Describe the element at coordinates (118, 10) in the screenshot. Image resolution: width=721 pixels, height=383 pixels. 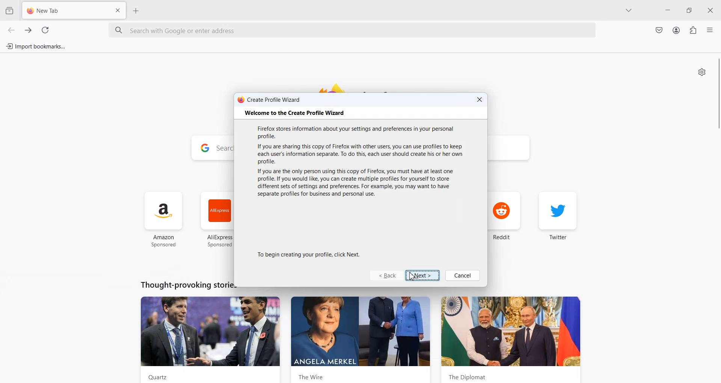
I see `Close Tab` at that location.